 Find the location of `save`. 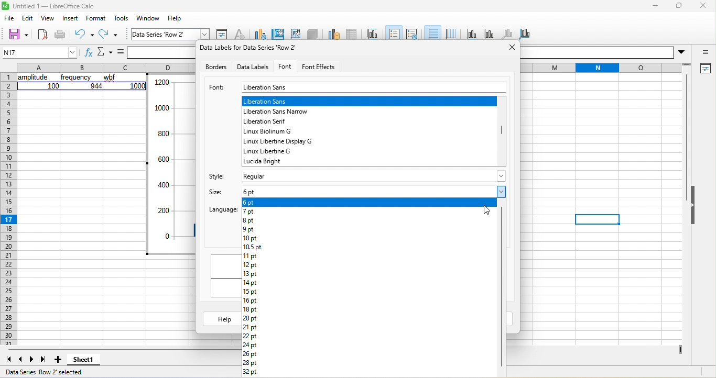

save is located at coordinates (14, 34).